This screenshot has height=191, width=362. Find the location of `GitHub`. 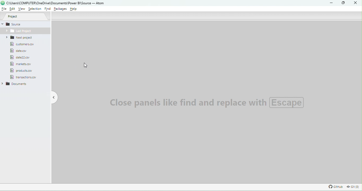

GitHub is located at coordinates (335, 187).